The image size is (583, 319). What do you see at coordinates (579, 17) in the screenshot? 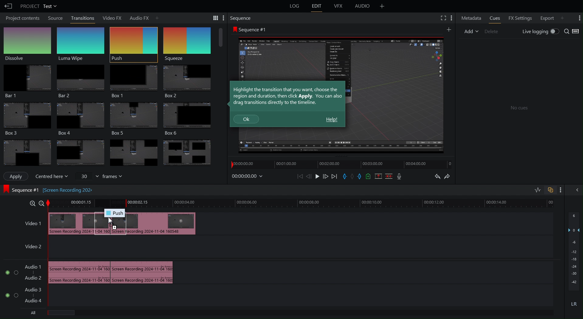
I see `More` at bounding box center [579, 17].